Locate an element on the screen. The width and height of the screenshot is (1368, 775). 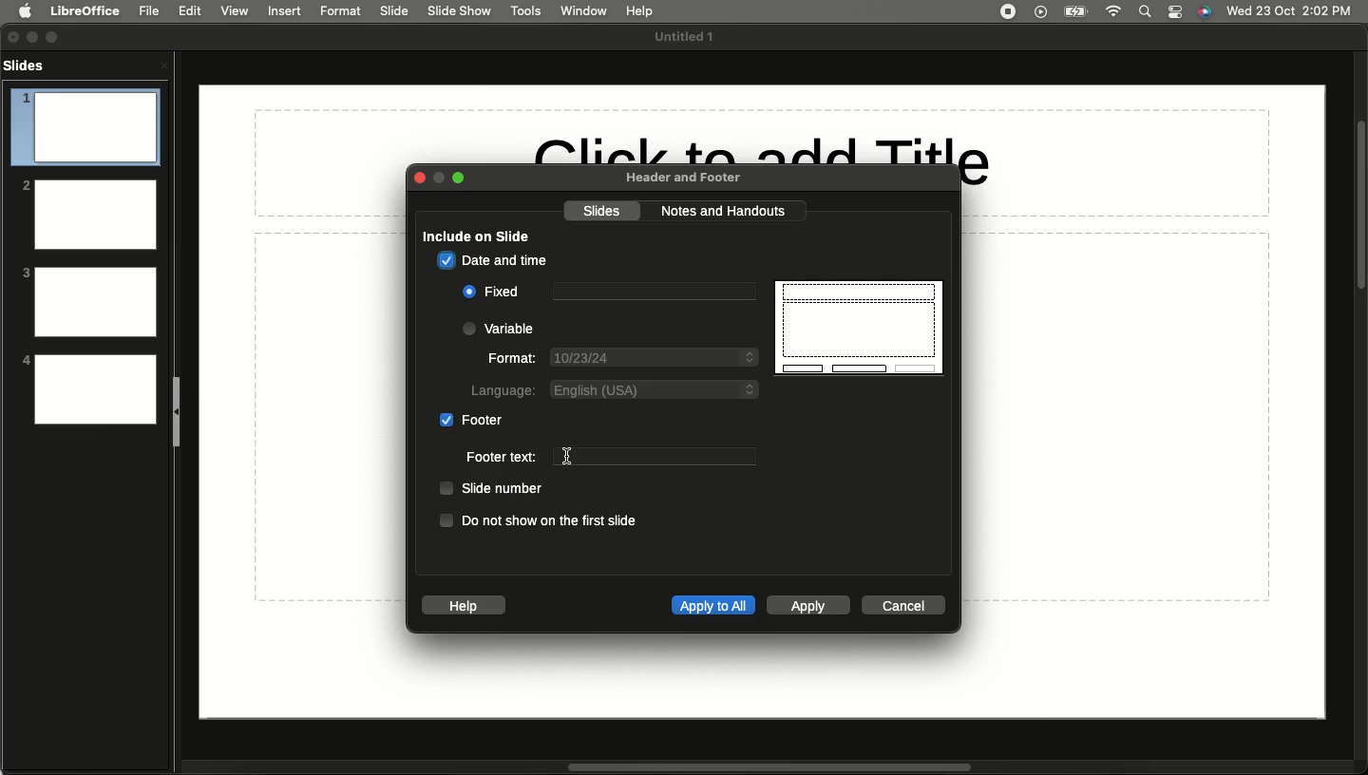
Apply to all is located at coordinates (712, 604).